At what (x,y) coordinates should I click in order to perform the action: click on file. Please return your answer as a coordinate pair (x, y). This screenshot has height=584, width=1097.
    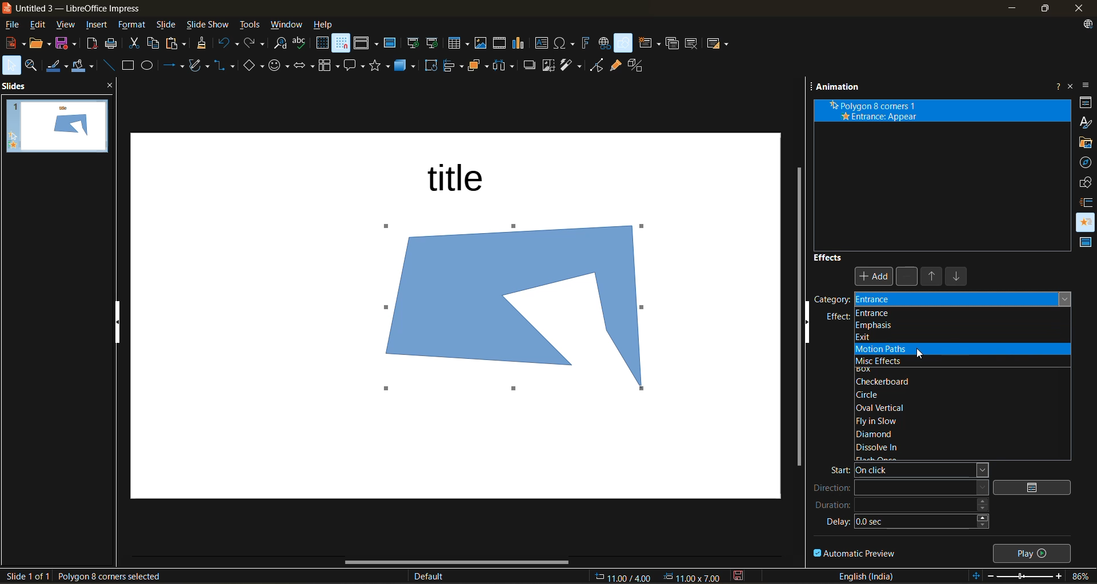
    Looking at the image, I should click on (11, 23).